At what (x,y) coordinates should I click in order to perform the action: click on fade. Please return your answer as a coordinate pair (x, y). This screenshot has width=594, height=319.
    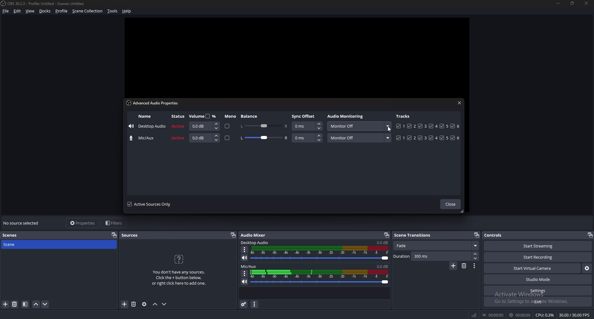
    Looking at the image, I should click on (436, 246).